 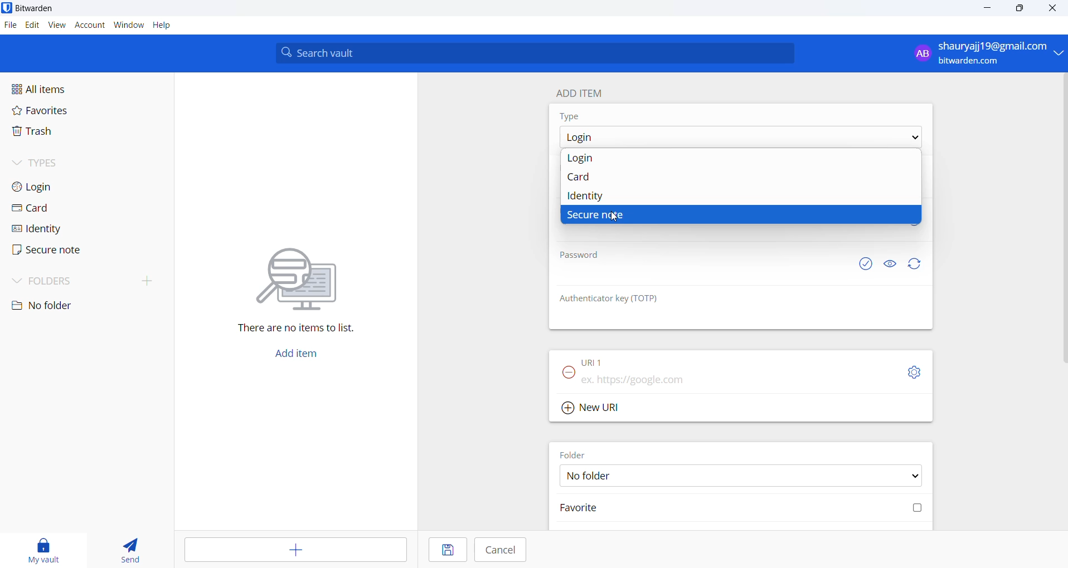 What do you see at coordinates (616, 218) in the screenshot?
I see `cursor` at bounding box center [616, 218].